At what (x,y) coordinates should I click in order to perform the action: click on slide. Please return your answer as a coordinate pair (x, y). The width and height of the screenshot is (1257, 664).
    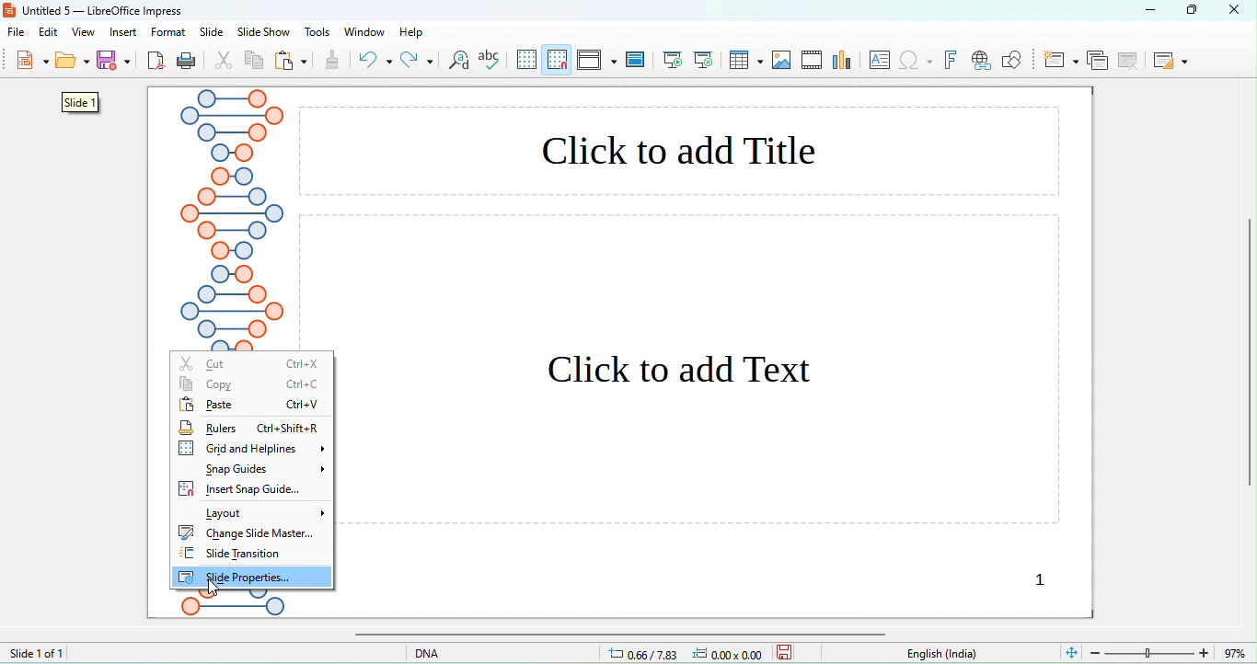
    Looking at the image, I should click on (212, 32).